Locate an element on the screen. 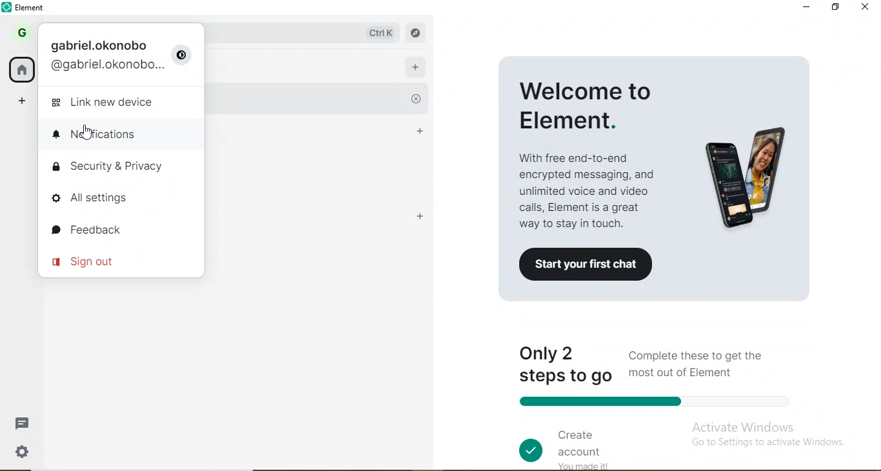 Image resolution: width=881 pixels, height=471 pixels. only 2 steps to go is located at coordinates (657, 375).